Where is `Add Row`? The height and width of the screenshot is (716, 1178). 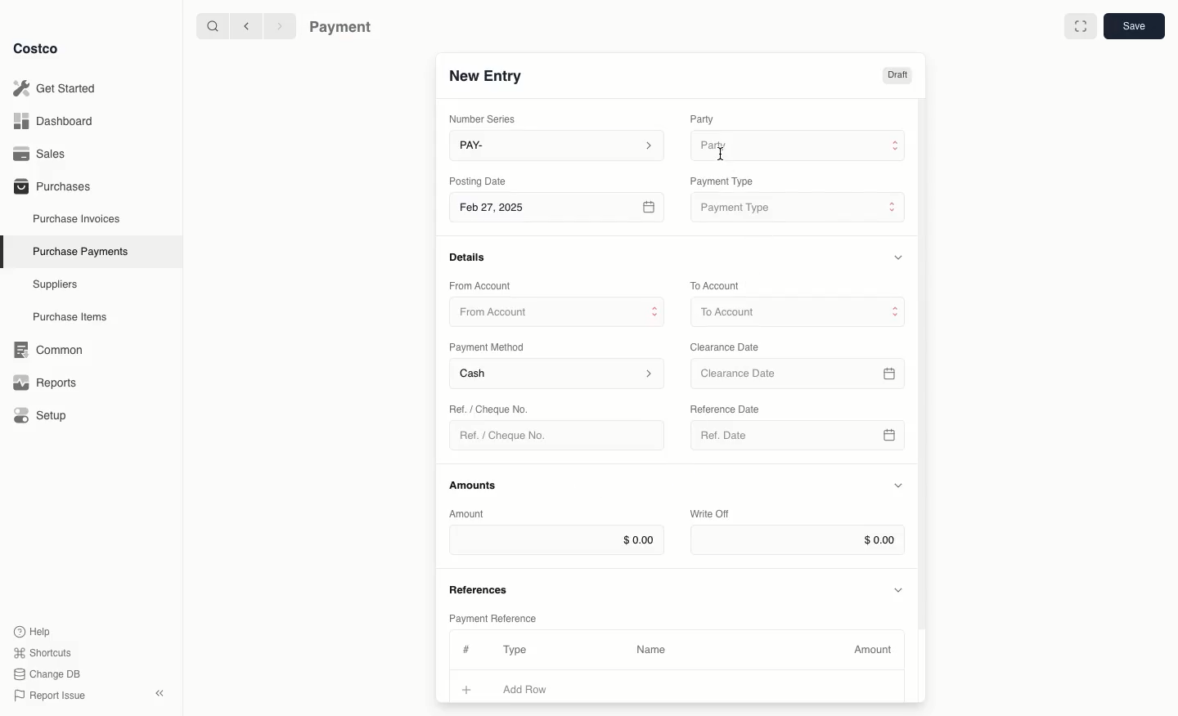 Add Row is located at coordinates (536, 689).